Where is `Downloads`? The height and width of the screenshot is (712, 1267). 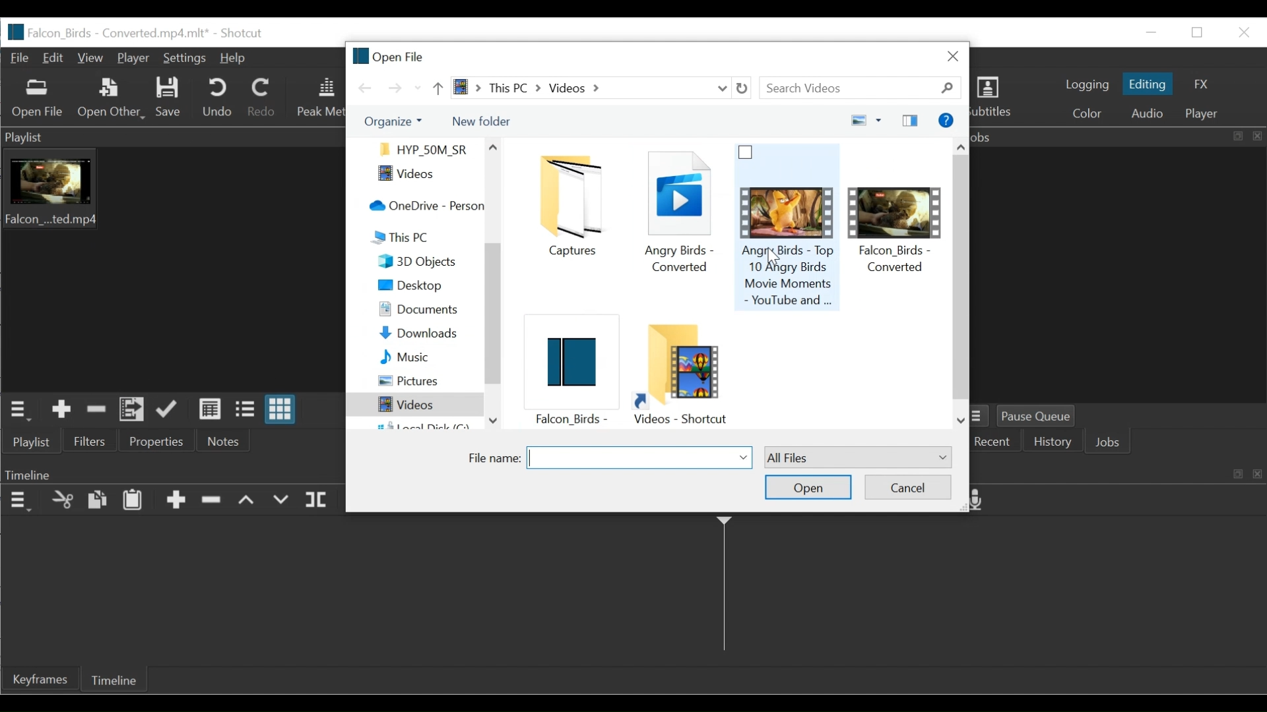 Downloads is located at coordinates (419, 334).